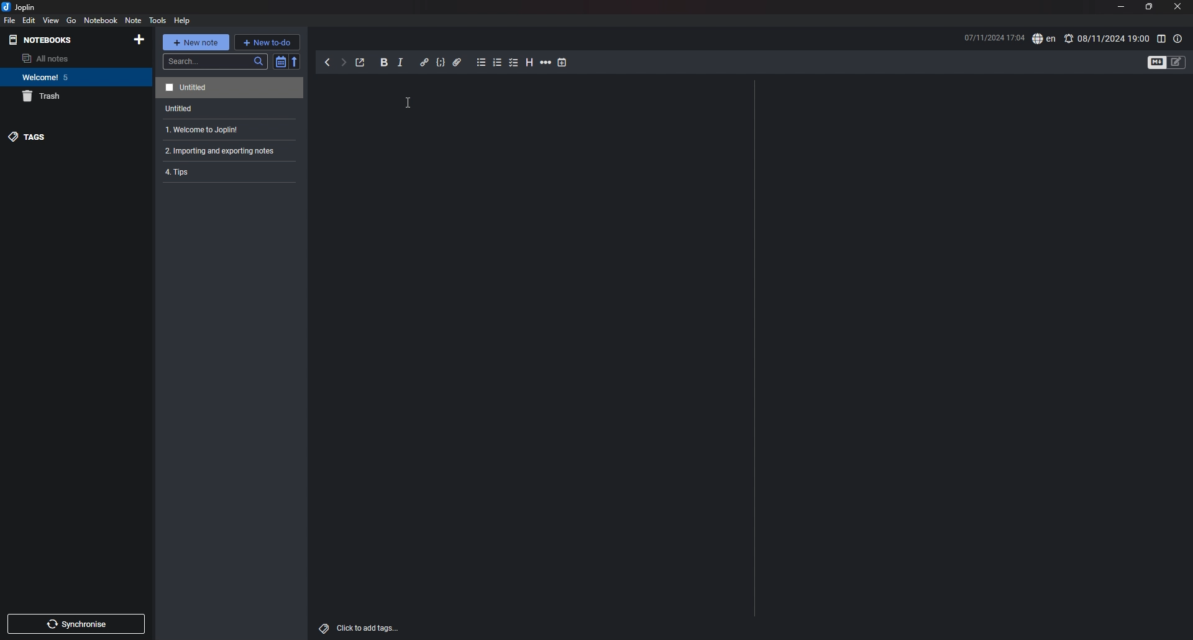 Image resolution: width=1193 pixels, height=640 pixels. Describe the element at coordinates (458, 63) in the screenshot. I see `attachment` at that location.